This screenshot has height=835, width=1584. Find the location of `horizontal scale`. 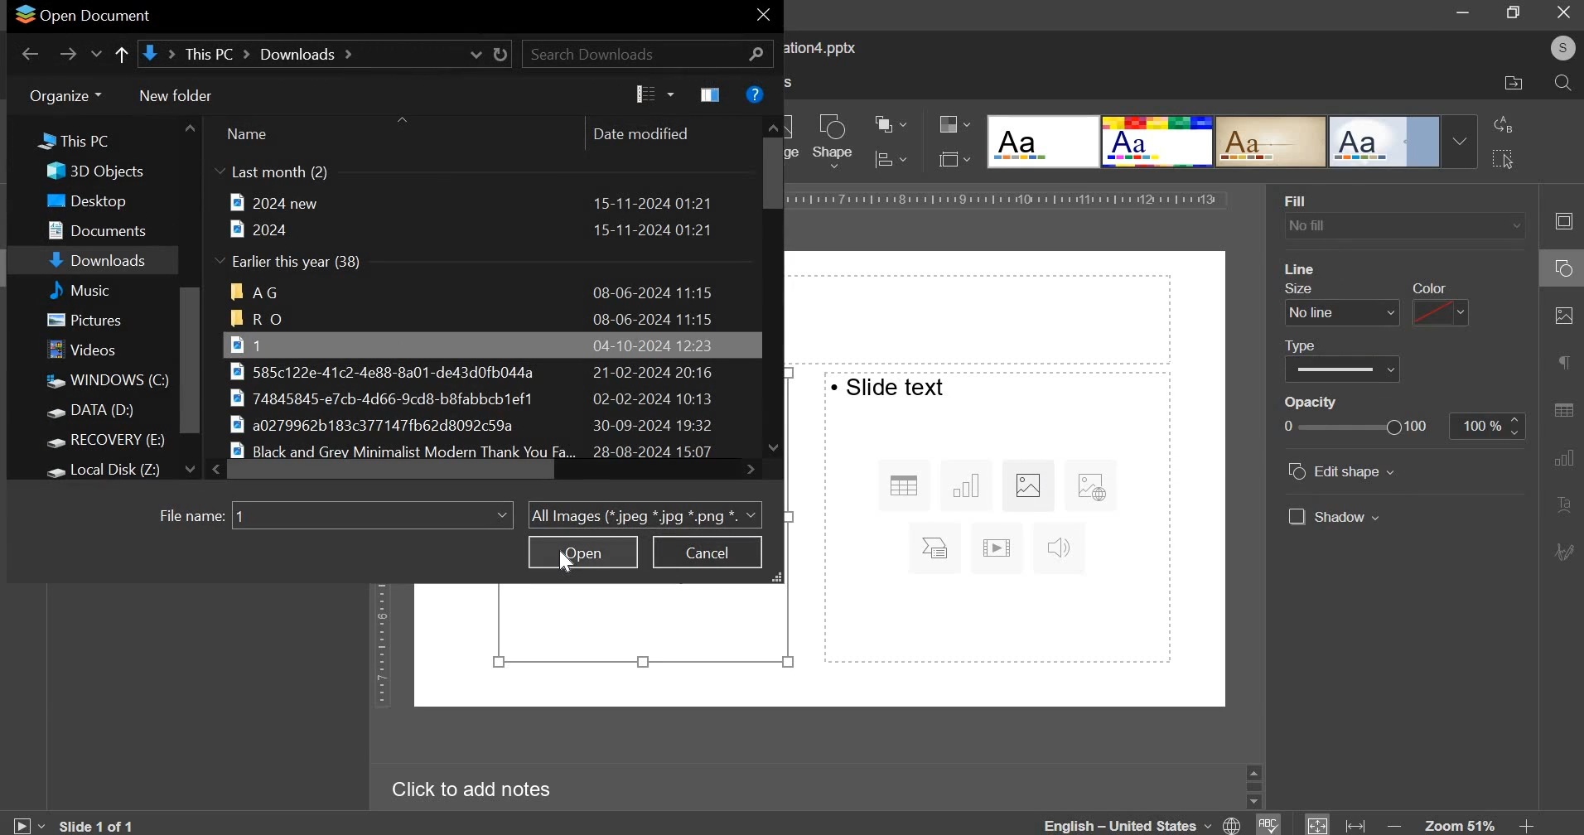

horizontal scale is located at coordinates (1010, 200).